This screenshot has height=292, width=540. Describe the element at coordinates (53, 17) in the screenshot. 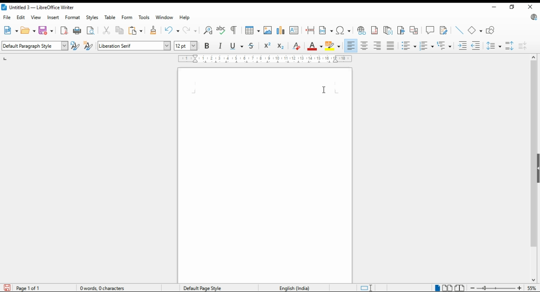

I see `insert` at that location.